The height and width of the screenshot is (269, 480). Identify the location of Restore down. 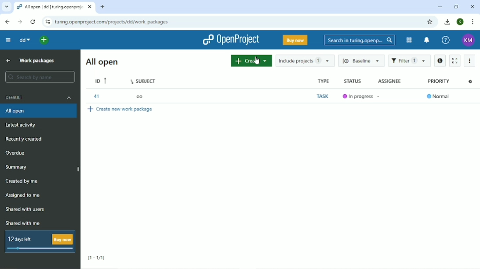
(457, 7).